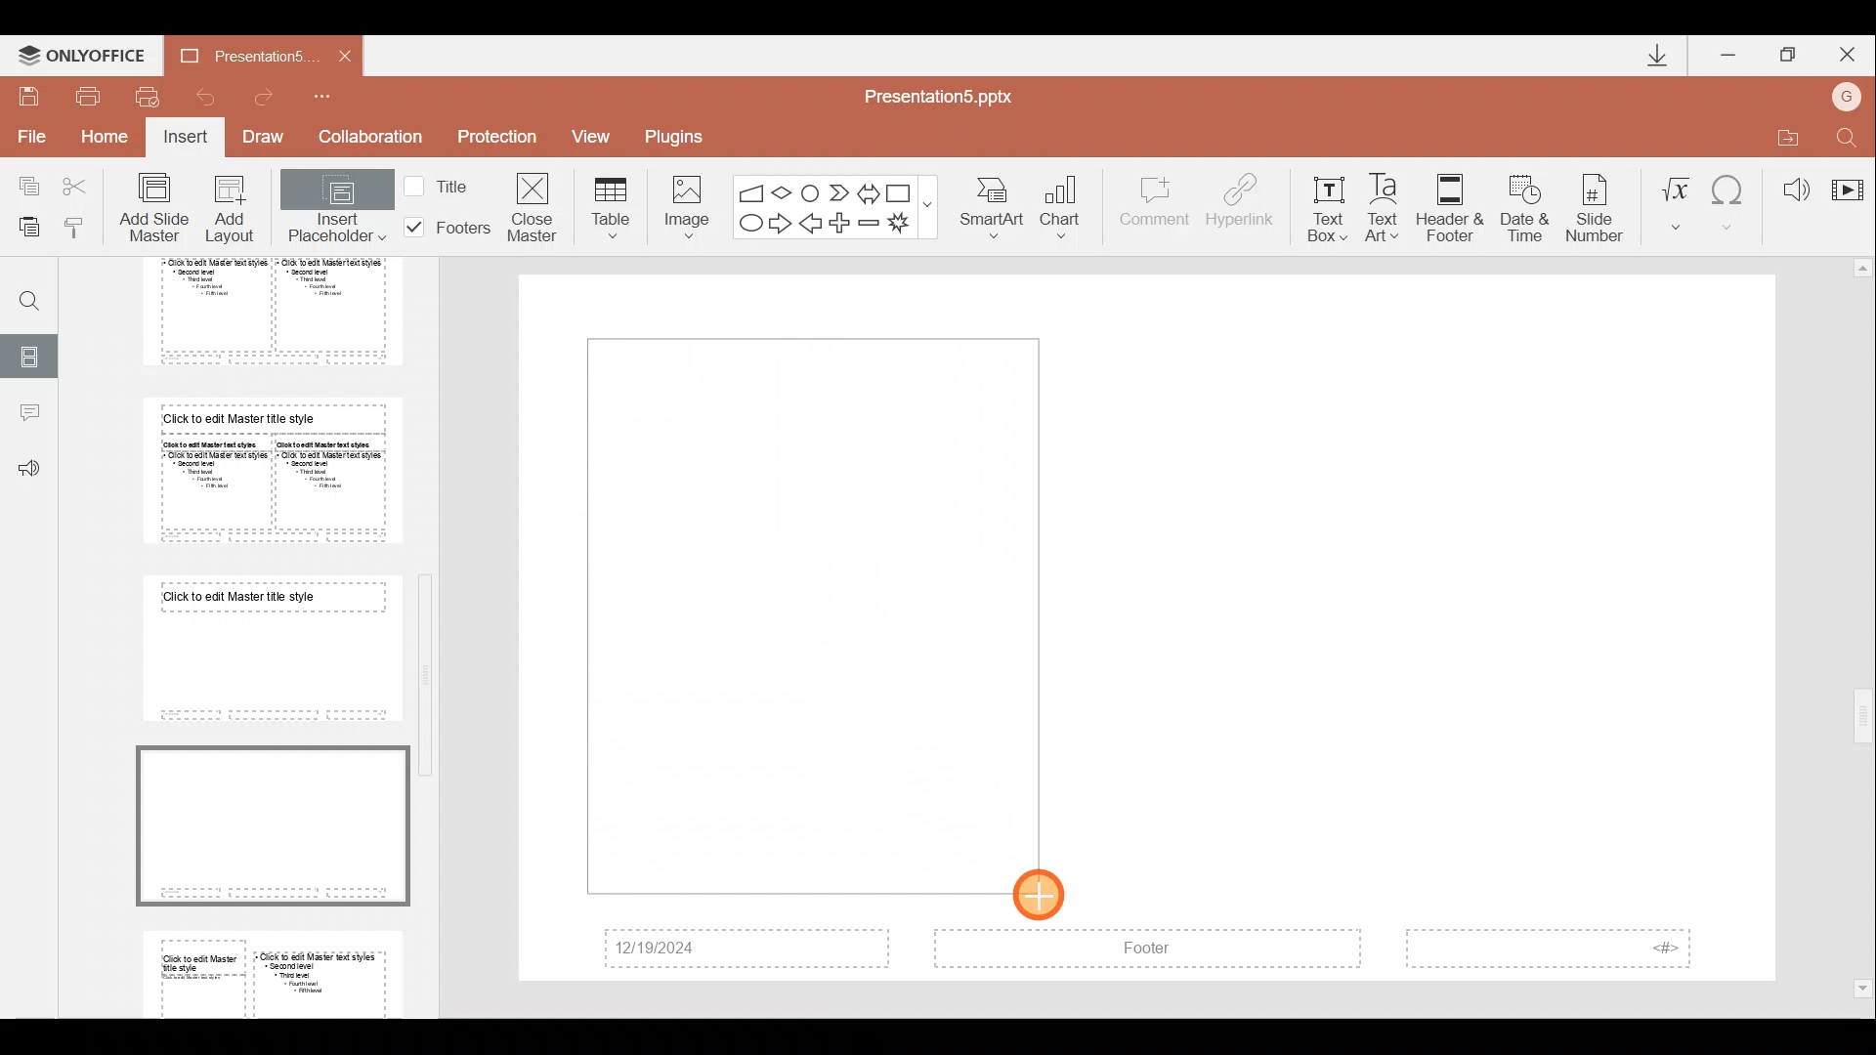  What do you see at coordinates (1851, 94) in the screenshot?
I see `Account name` at bounding box center [1851, 94].